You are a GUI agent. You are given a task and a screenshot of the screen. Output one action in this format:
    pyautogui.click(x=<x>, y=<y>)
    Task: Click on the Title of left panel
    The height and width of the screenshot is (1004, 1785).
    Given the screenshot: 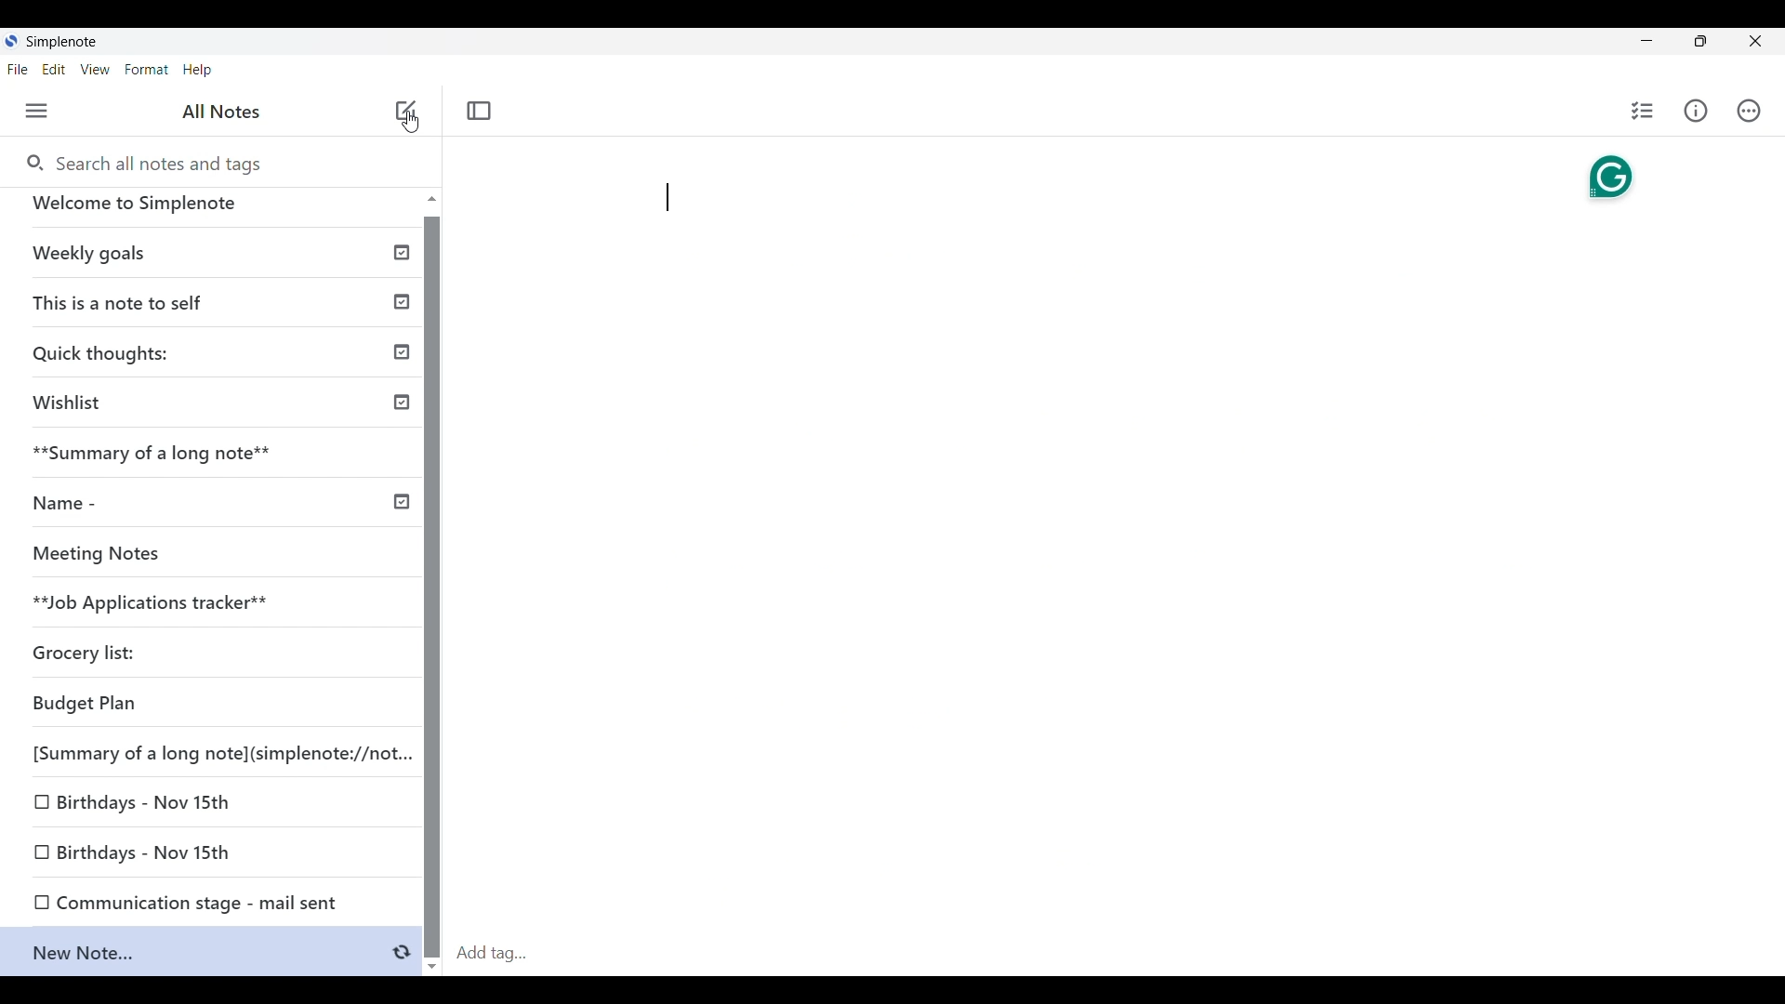 What is the action you would take?
    pyautogui.click(x=222, y=112)
    